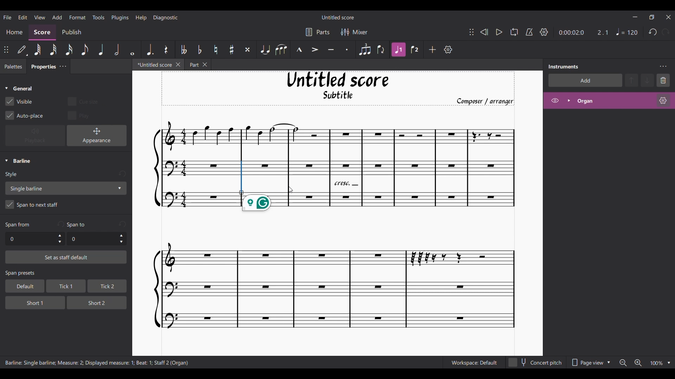  Describe the element at coordinates (107, 286) in the screenshot. I see `tick 2` at that location.